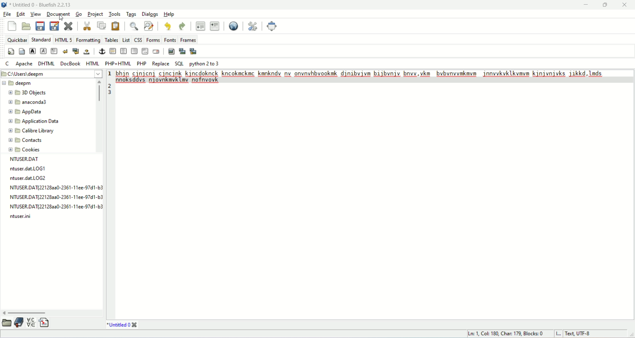 Image resolution: width=635 pixels, height=338 pixels. I want to click on file name, so click(55, 196).